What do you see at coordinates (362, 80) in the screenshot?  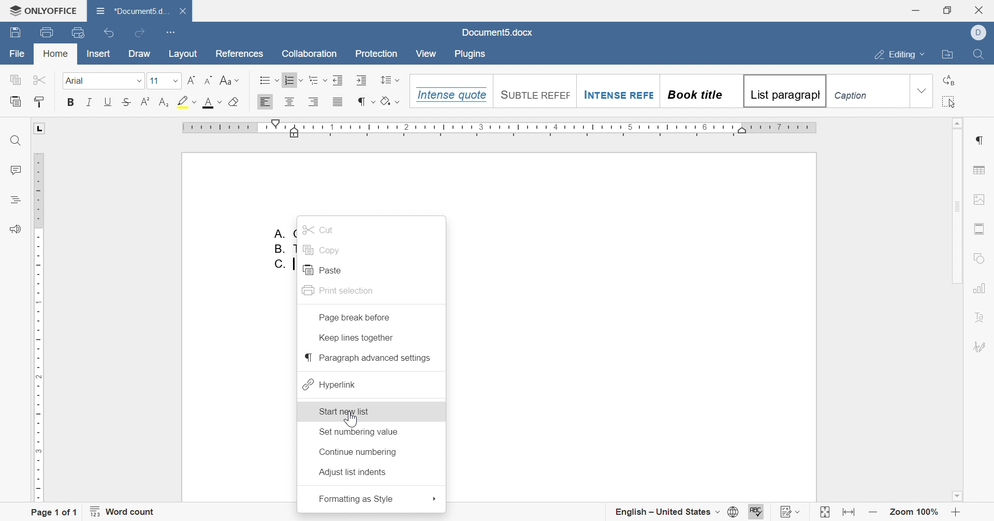 I see `Increase indent` at bounding box center [362, 80].